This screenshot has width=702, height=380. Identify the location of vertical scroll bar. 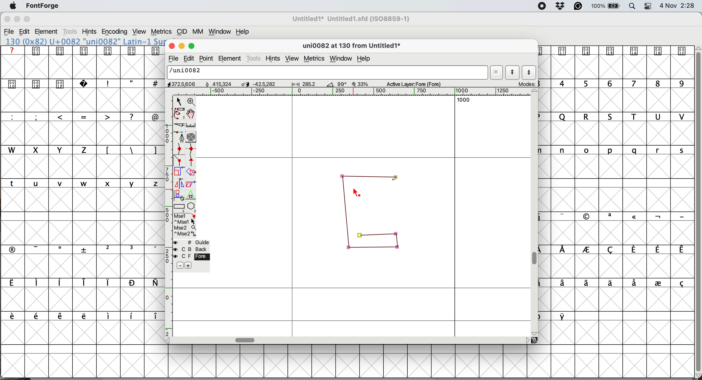
(697, 210).